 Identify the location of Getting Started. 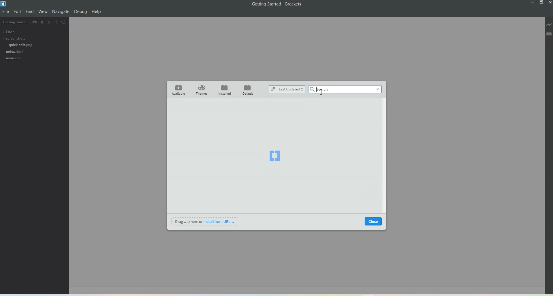
(16, 22).